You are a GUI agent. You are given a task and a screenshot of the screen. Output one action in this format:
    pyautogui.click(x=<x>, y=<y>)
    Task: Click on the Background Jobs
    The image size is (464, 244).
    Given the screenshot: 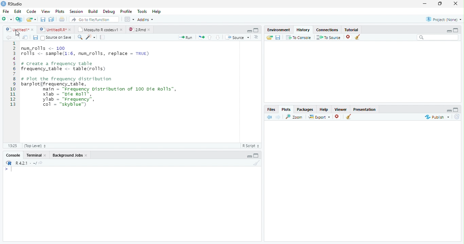 What is the action you would take?
    pyautogui.click(x=70, y=155)
    